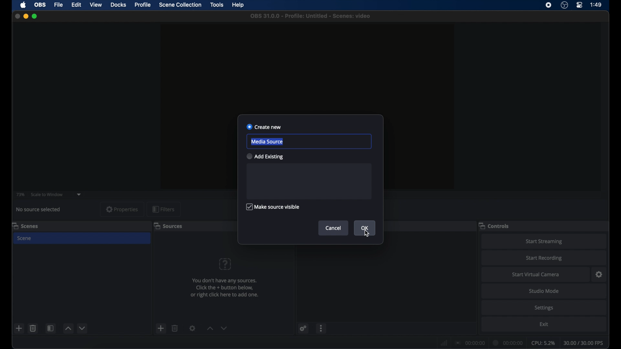  Describe the element at coordinates (599, 274) in the screenshot. I see `settings` at that location.